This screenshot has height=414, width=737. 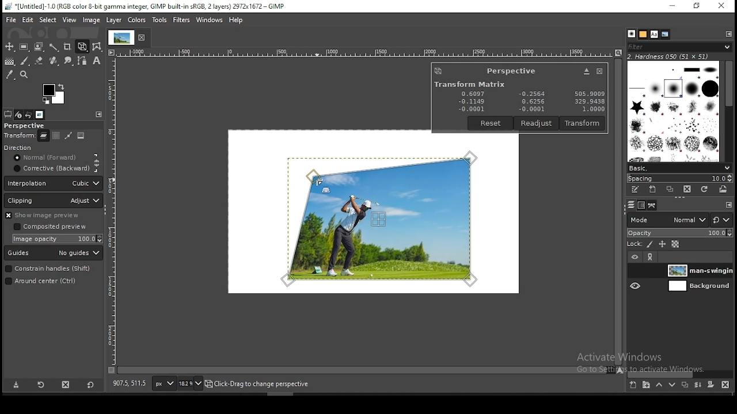 I want to click on image, so click(x=91, y=20).